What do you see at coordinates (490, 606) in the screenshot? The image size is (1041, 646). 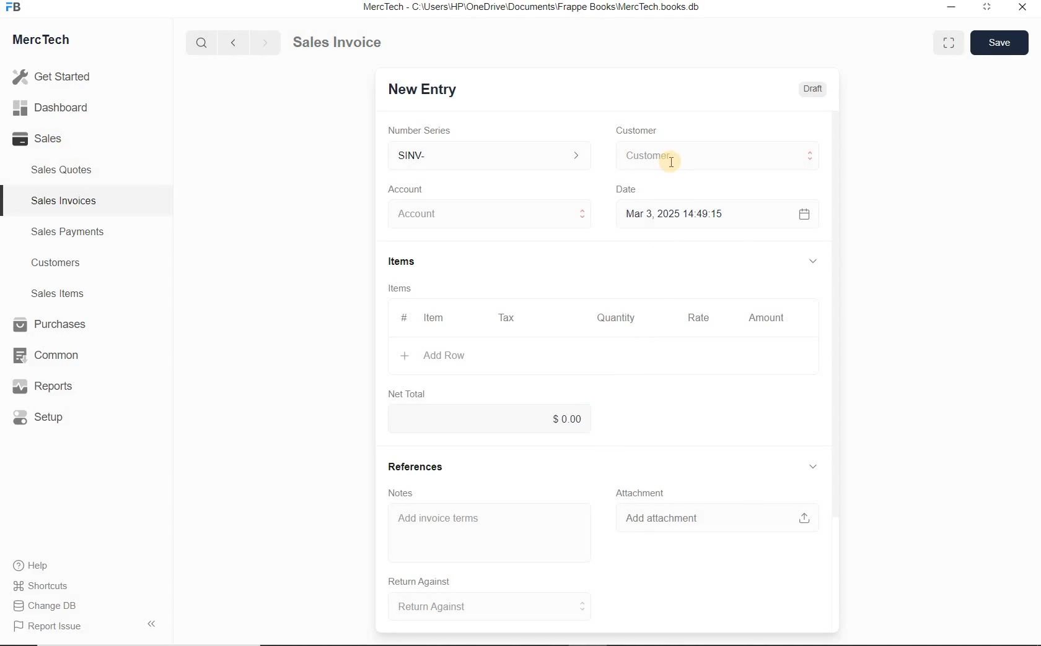 I see `Return Against` at bounding box center [490, 606].